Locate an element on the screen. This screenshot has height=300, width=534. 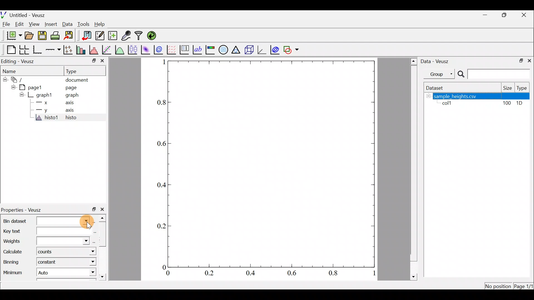
hide is located at coordinates (428, 96).